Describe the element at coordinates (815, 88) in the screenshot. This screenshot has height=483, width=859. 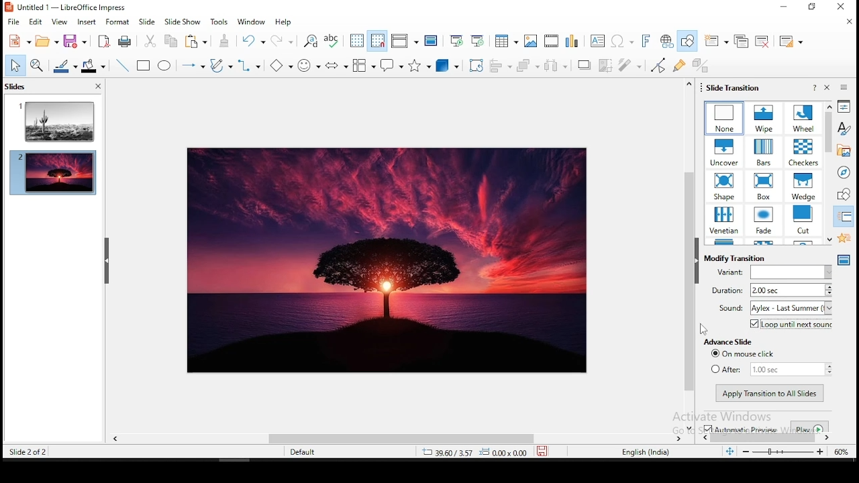
I see `help` at that location.